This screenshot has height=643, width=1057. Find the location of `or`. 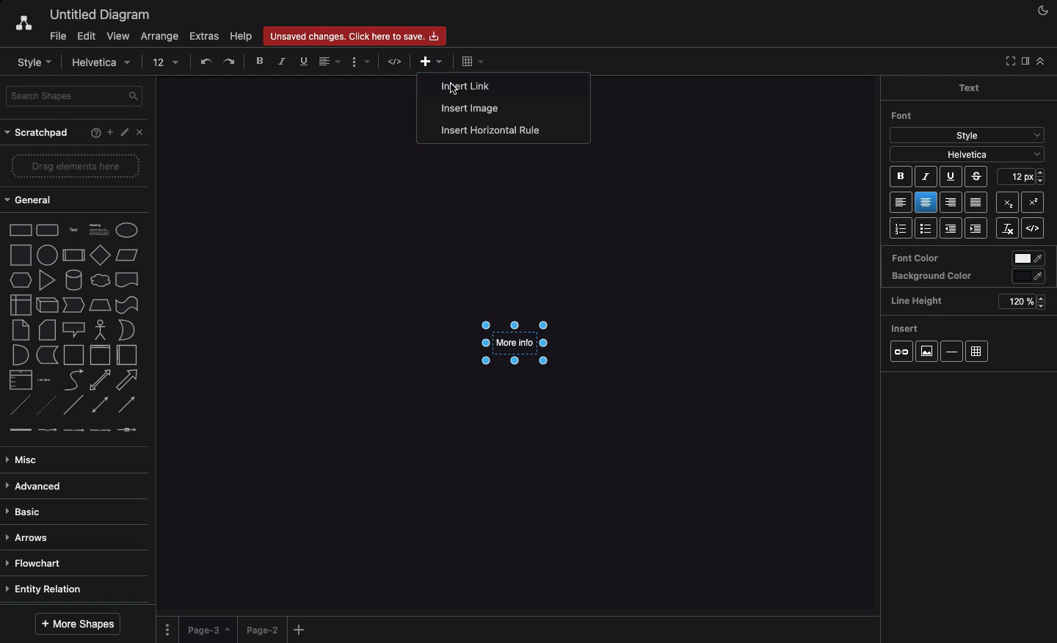

or is located at coordinates (127, 330).